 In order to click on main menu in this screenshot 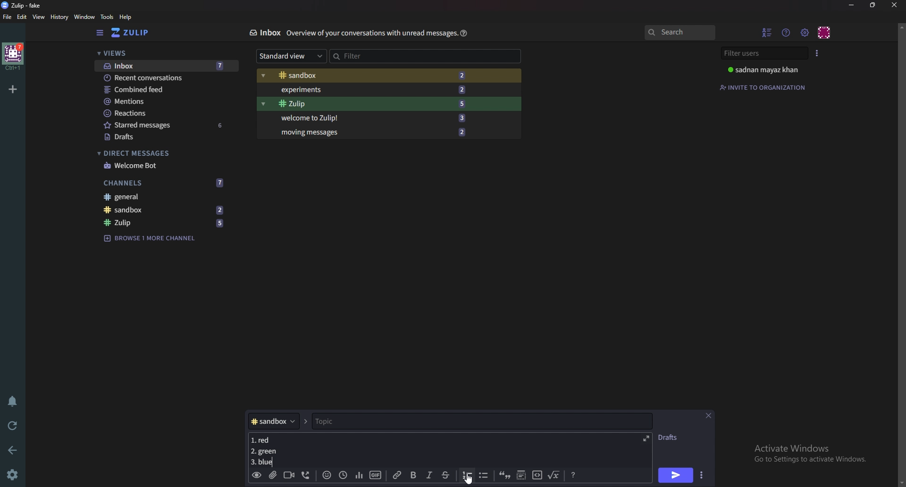, I will do `click(805, 32)`.